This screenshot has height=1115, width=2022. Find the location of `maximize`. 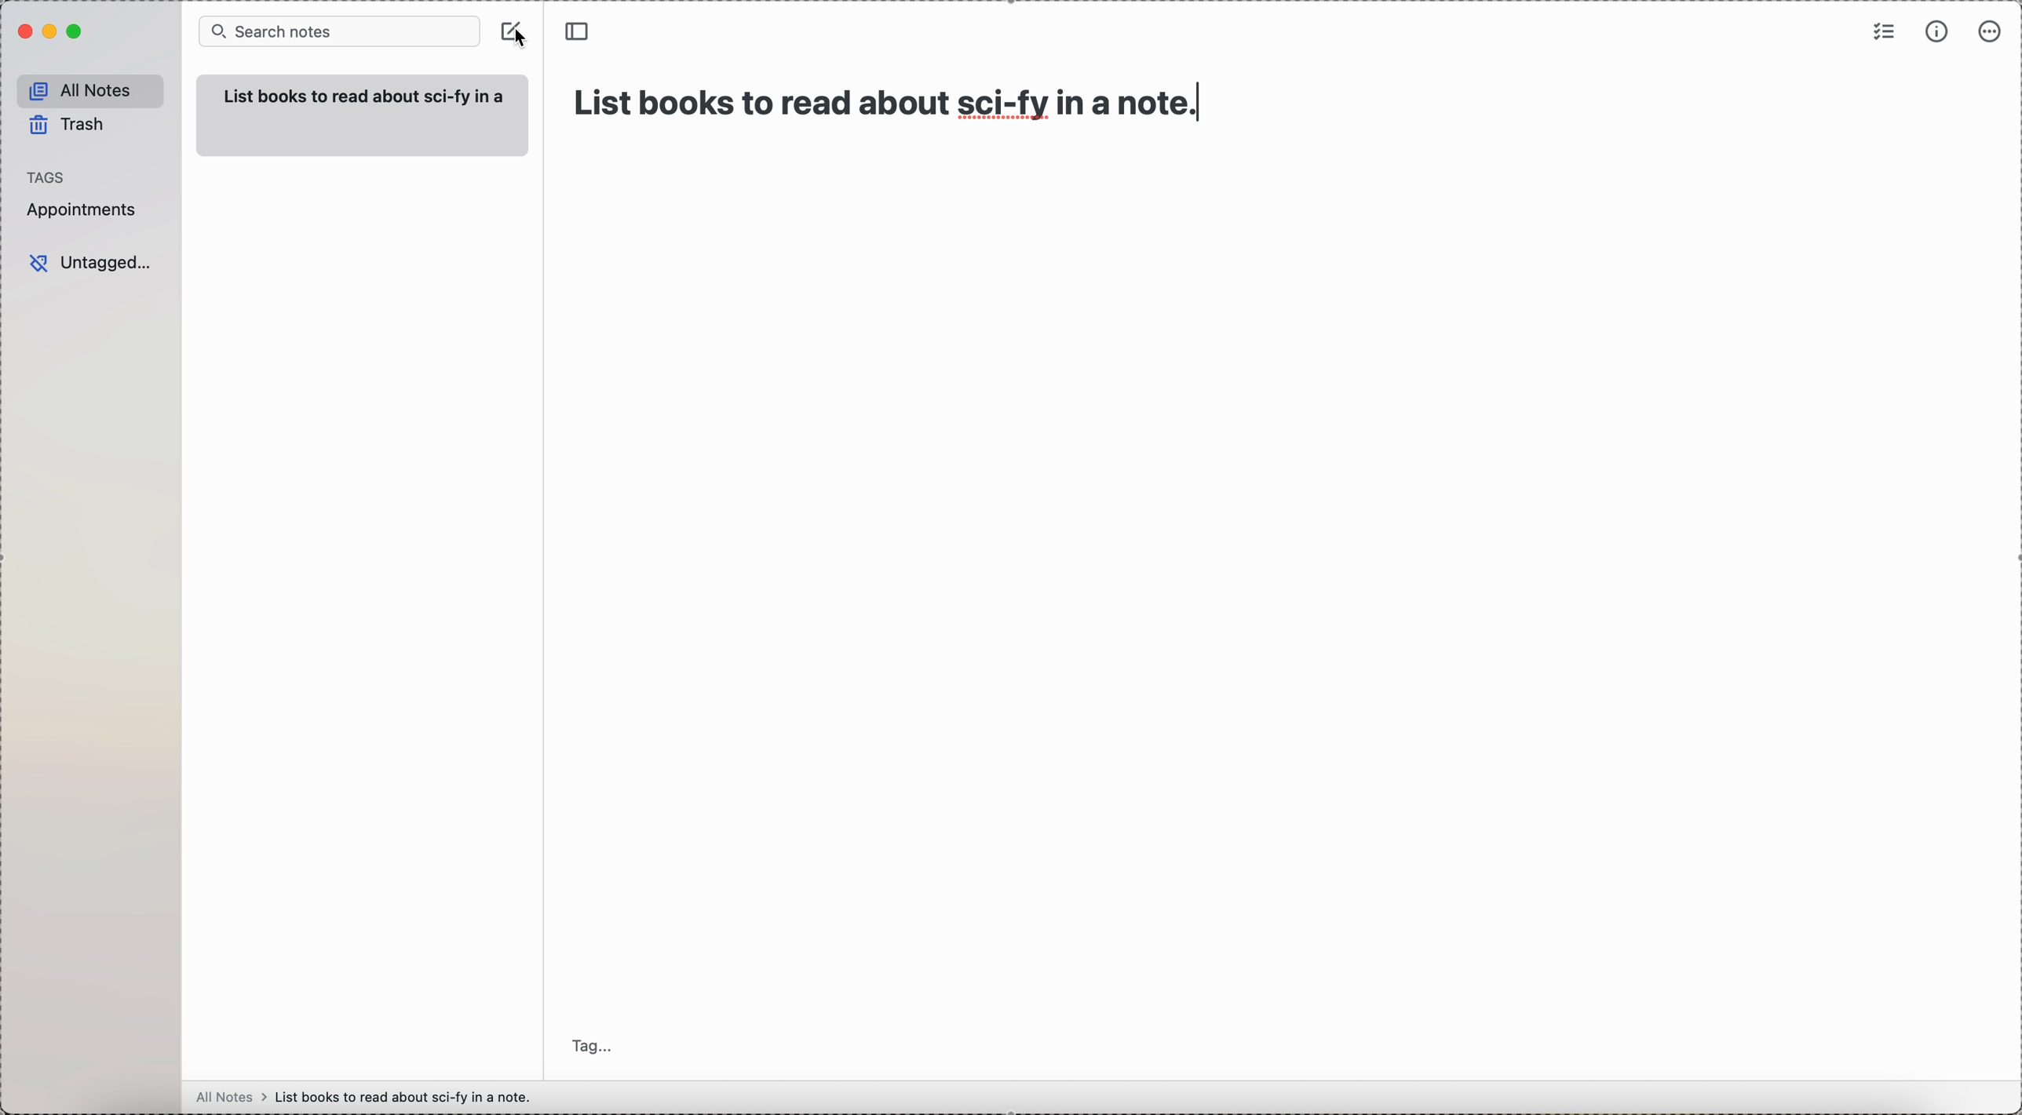

maximize is located at coordinates (75, 34).